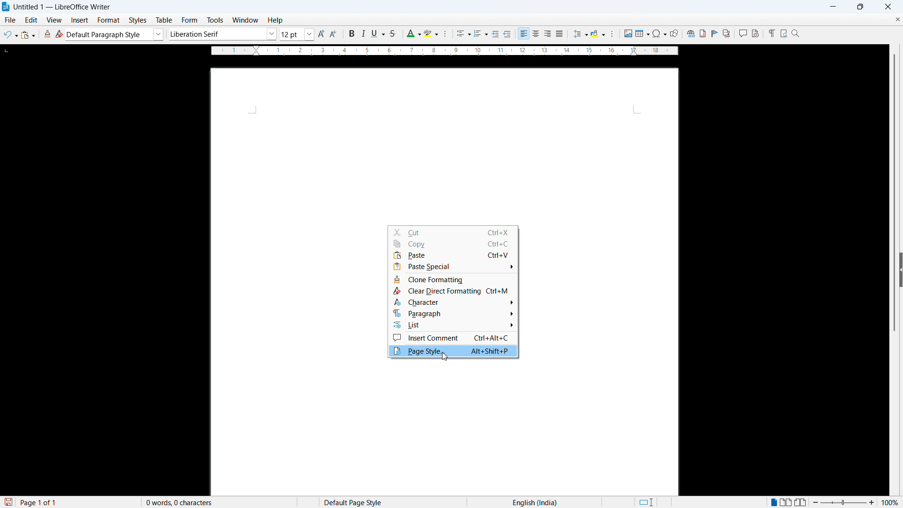 This screenshot has width=903, height=508. Describe the element at coordinates (496, 34) in the screenshot. I see `Increase indent ` at that location.